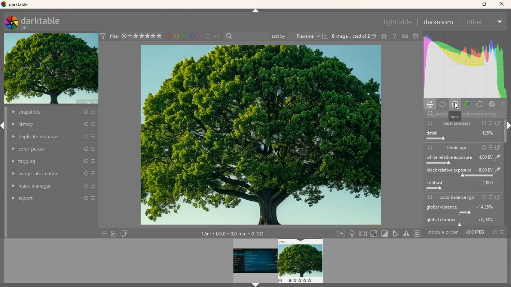  What do you see at coordinates (54, 162) in the screenshot?
I see `tagging` at bounding box center [54, 162].